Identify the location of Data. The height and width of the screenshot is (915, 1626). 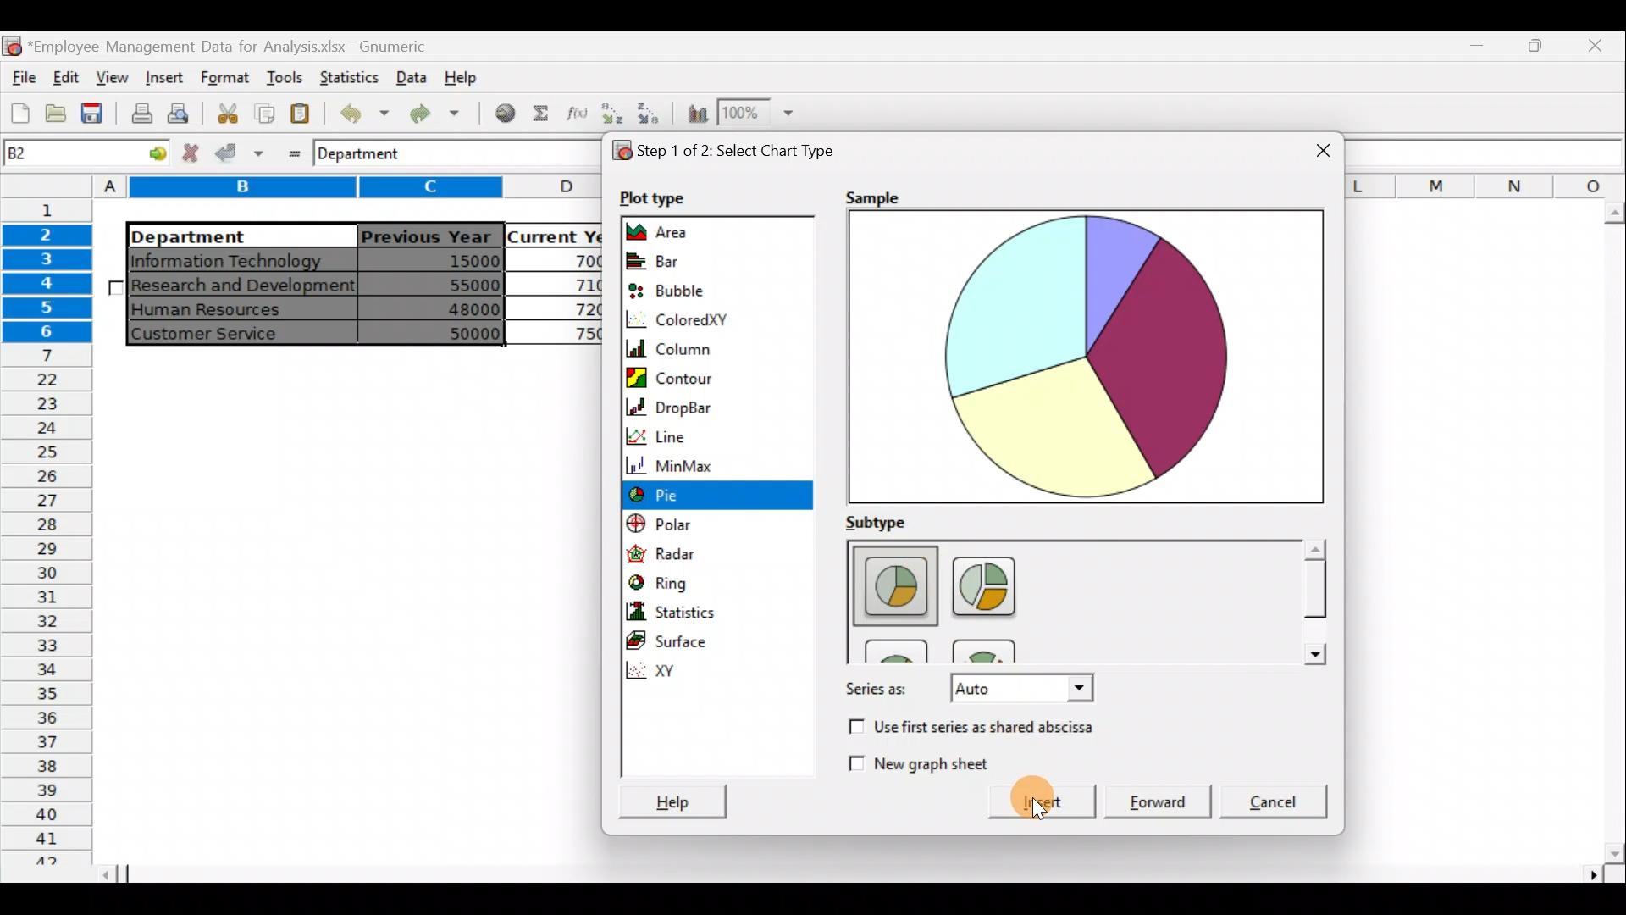
(411, 75).